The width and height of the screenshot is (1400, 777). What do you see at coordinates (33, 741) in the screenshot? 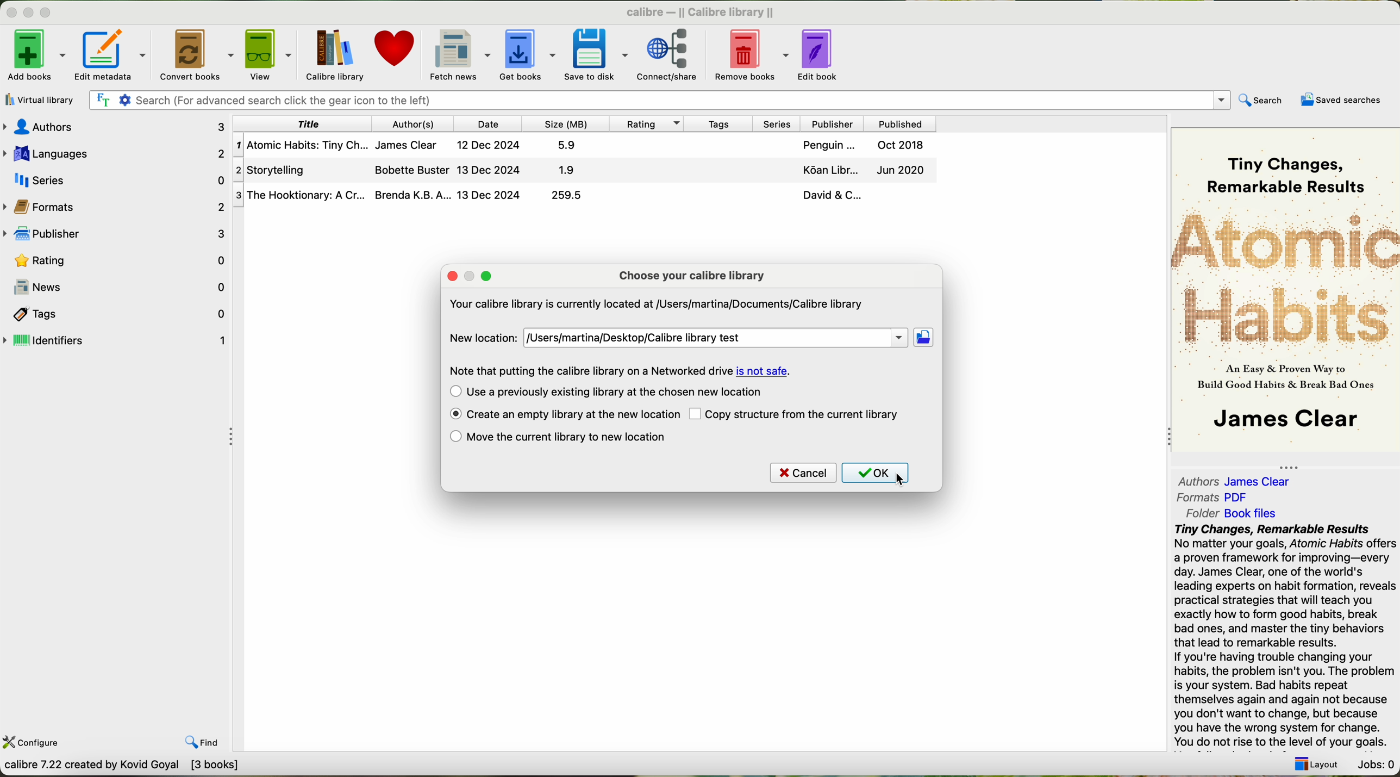
I see `configure` at bounding box center [33, 741].